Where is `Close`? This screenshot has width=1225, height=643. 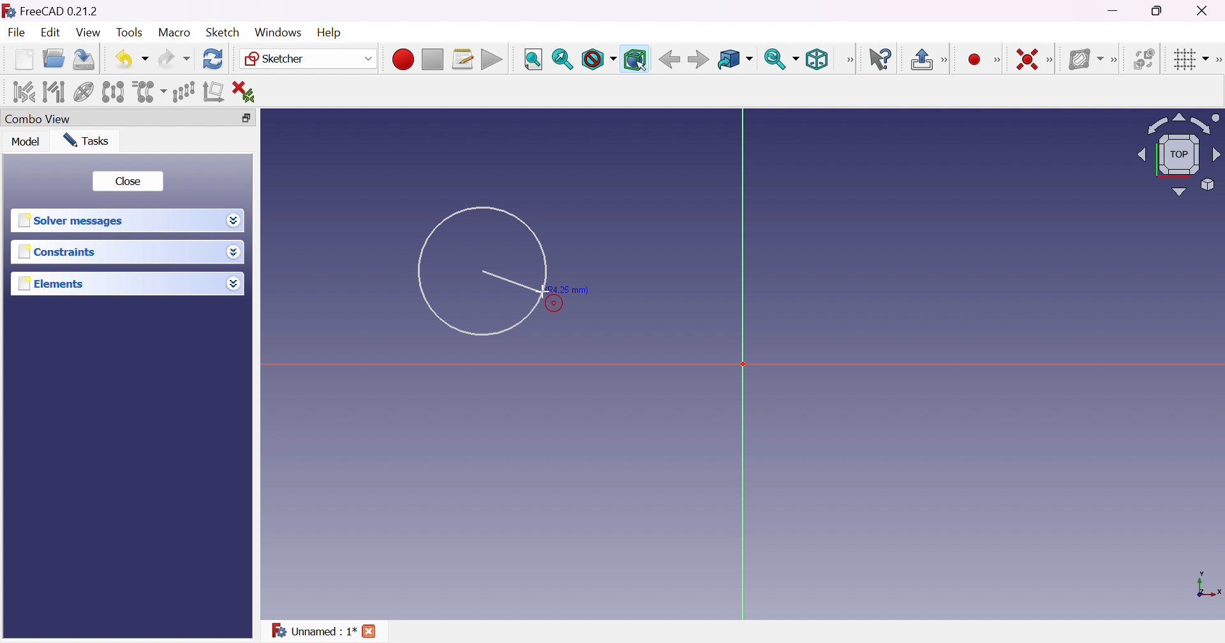 Close is located at coordinates (1208, 10).